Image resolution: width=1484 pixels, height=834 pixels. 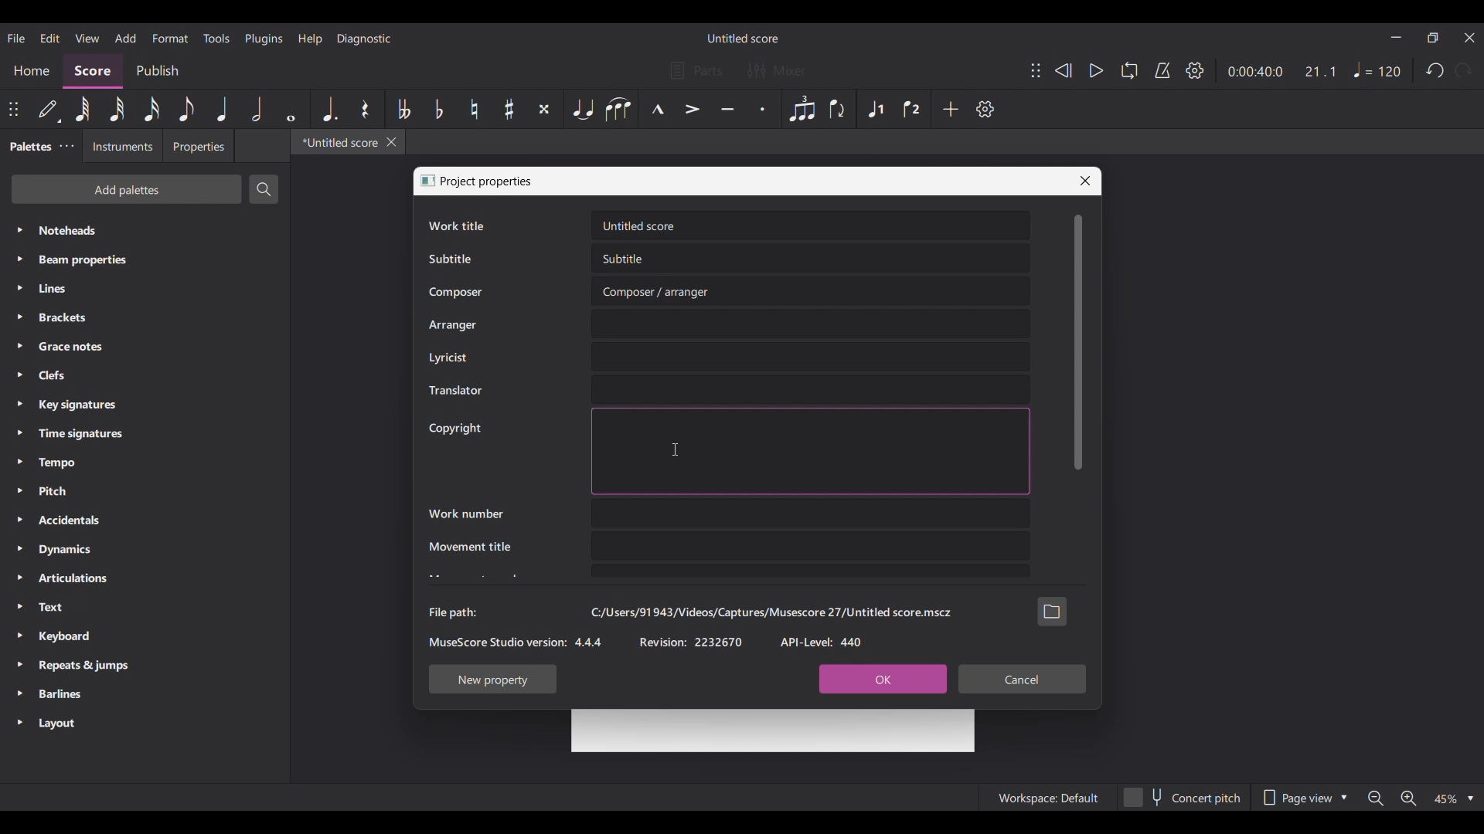 What do you see at coordinates (1434, 70) in the screenshot?
I see `Undo` at bounding box center [1434, 70].